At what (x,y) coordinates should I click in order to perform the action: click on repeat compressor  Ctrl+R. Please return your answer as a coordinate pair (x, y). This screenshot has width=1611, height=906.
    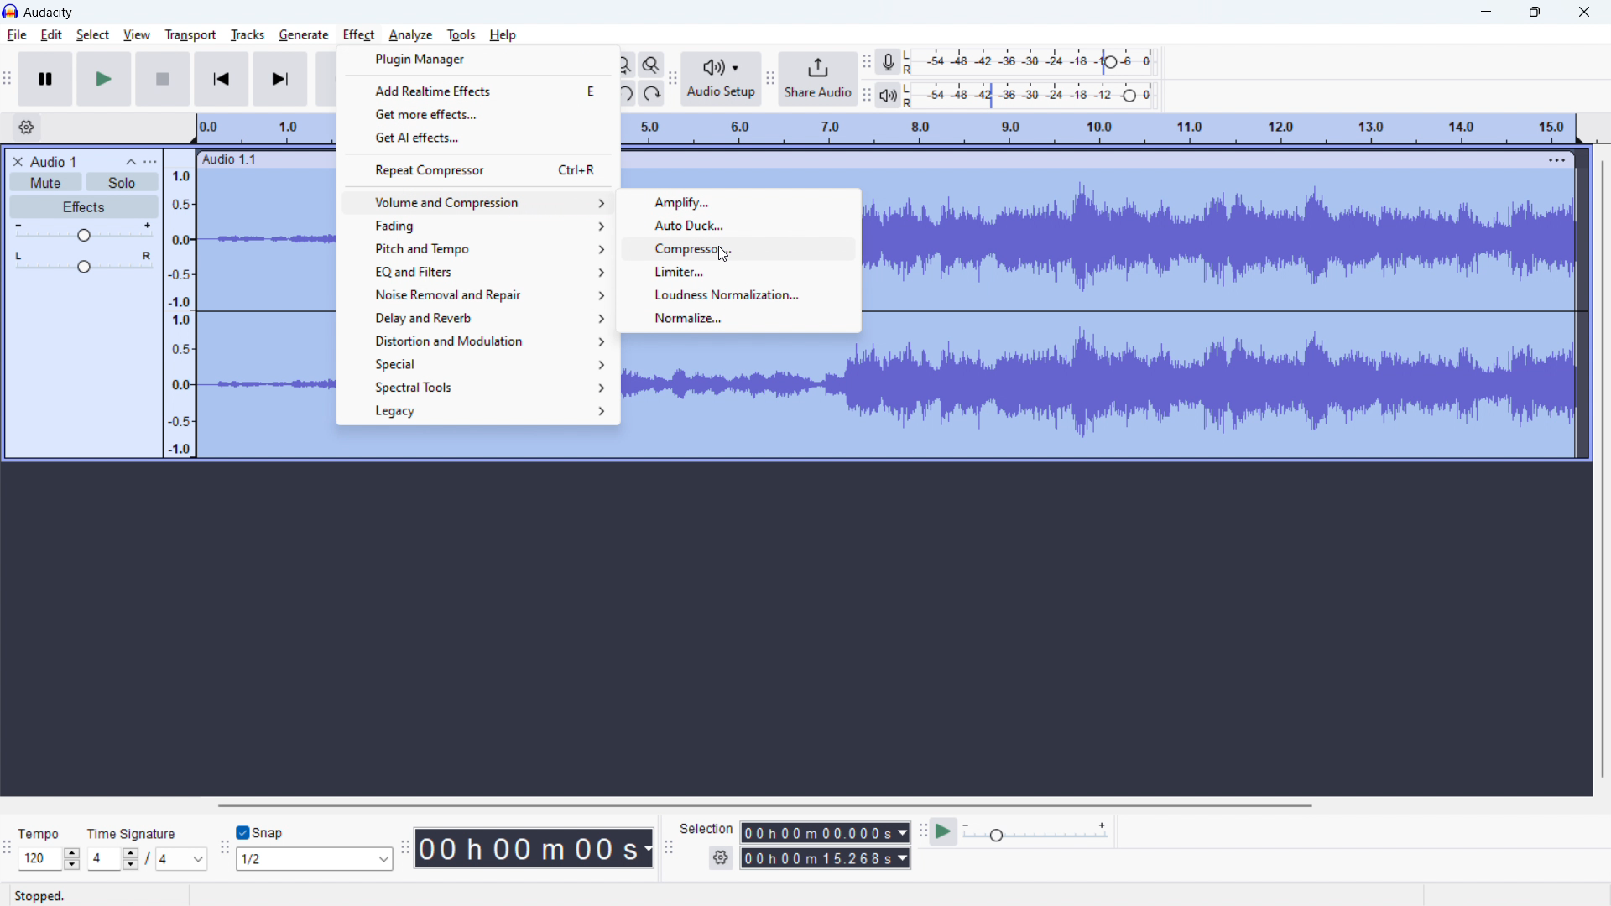
    Looking at the image, I should click on (478, 169).